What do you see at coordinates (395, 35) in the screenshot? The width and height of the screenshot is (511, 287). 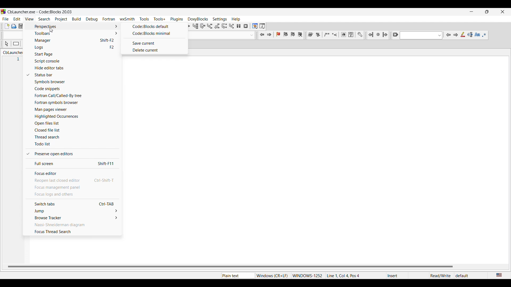 I see `Clear` at bounding box center [395, 35].